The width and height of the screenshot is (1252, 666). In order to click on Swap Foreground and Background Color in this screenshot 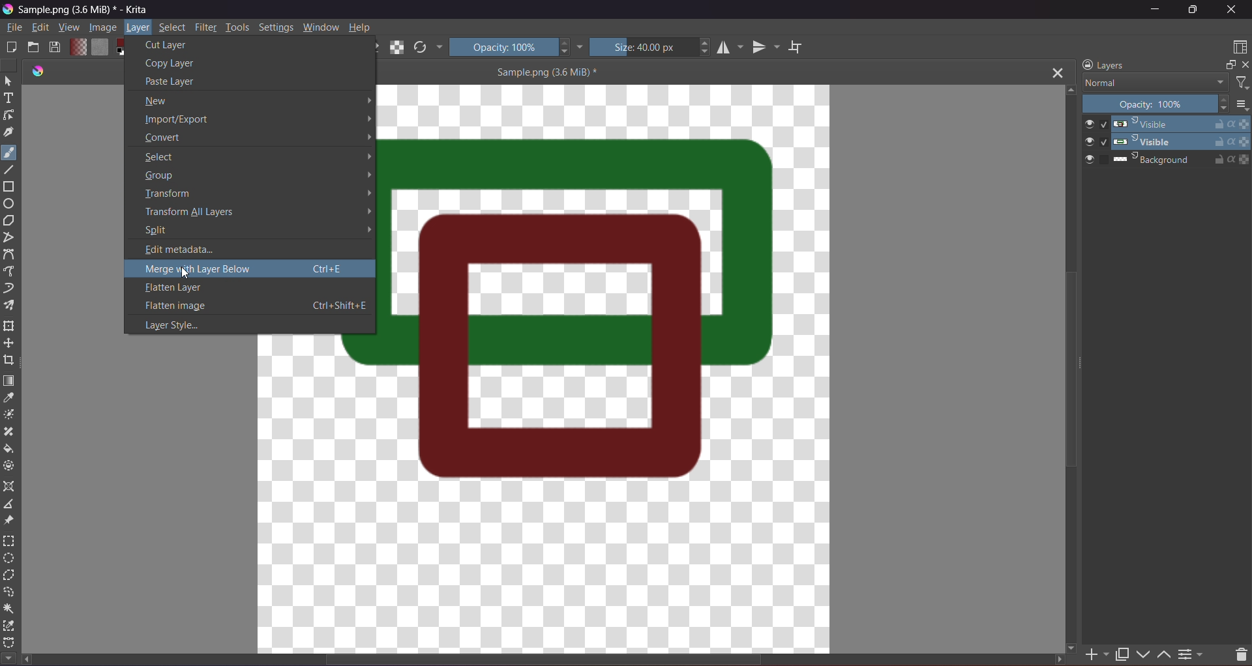, I will do `click(126, 46)`.